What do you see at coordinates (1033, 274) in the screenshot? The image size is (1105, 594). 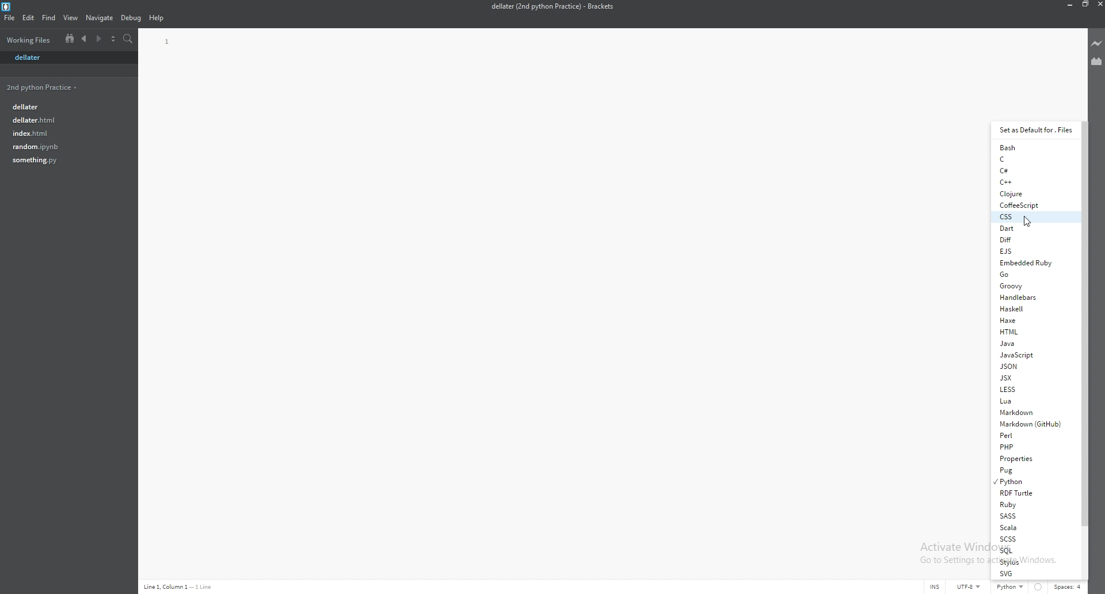 I see `go` at bounding box center [1033, 274].